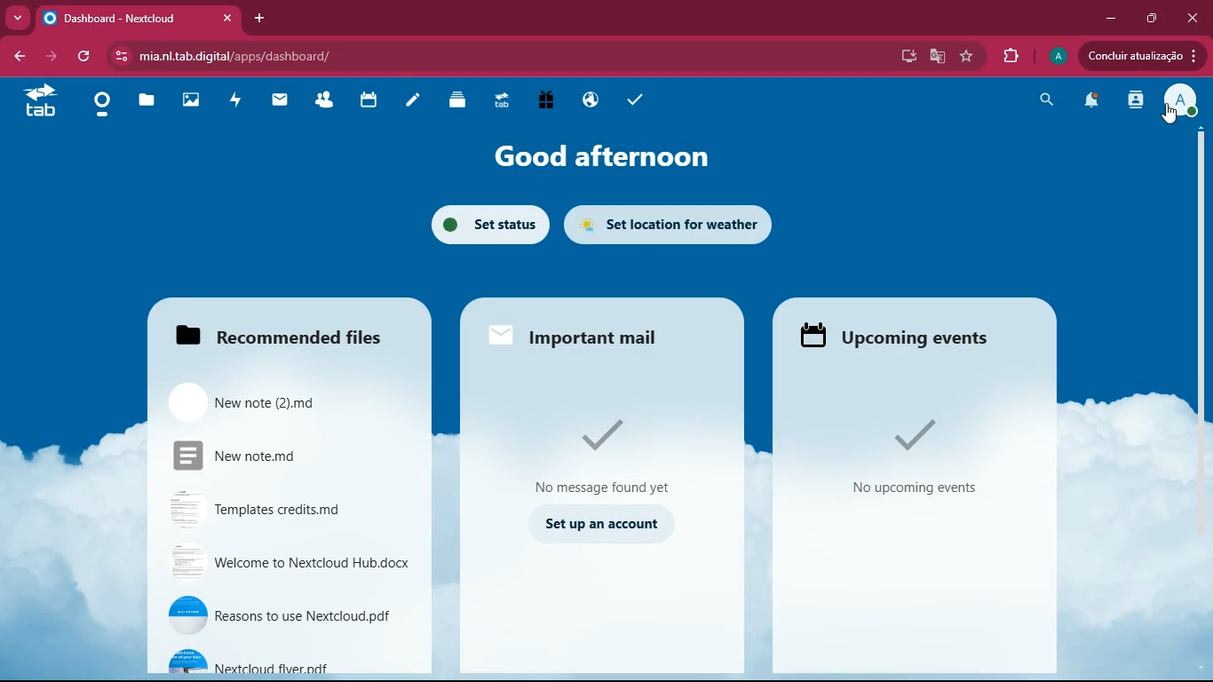 This screenshot has width=1213, height=682. What do you see at coordinates (1195, 275) in the screenshot?
I see `scroll bar` at bounding box center [1195, 275].